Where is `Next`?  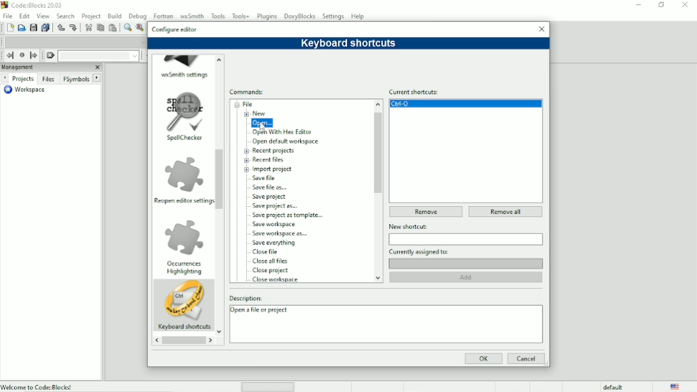 Next is located at coordinates (97, 77).